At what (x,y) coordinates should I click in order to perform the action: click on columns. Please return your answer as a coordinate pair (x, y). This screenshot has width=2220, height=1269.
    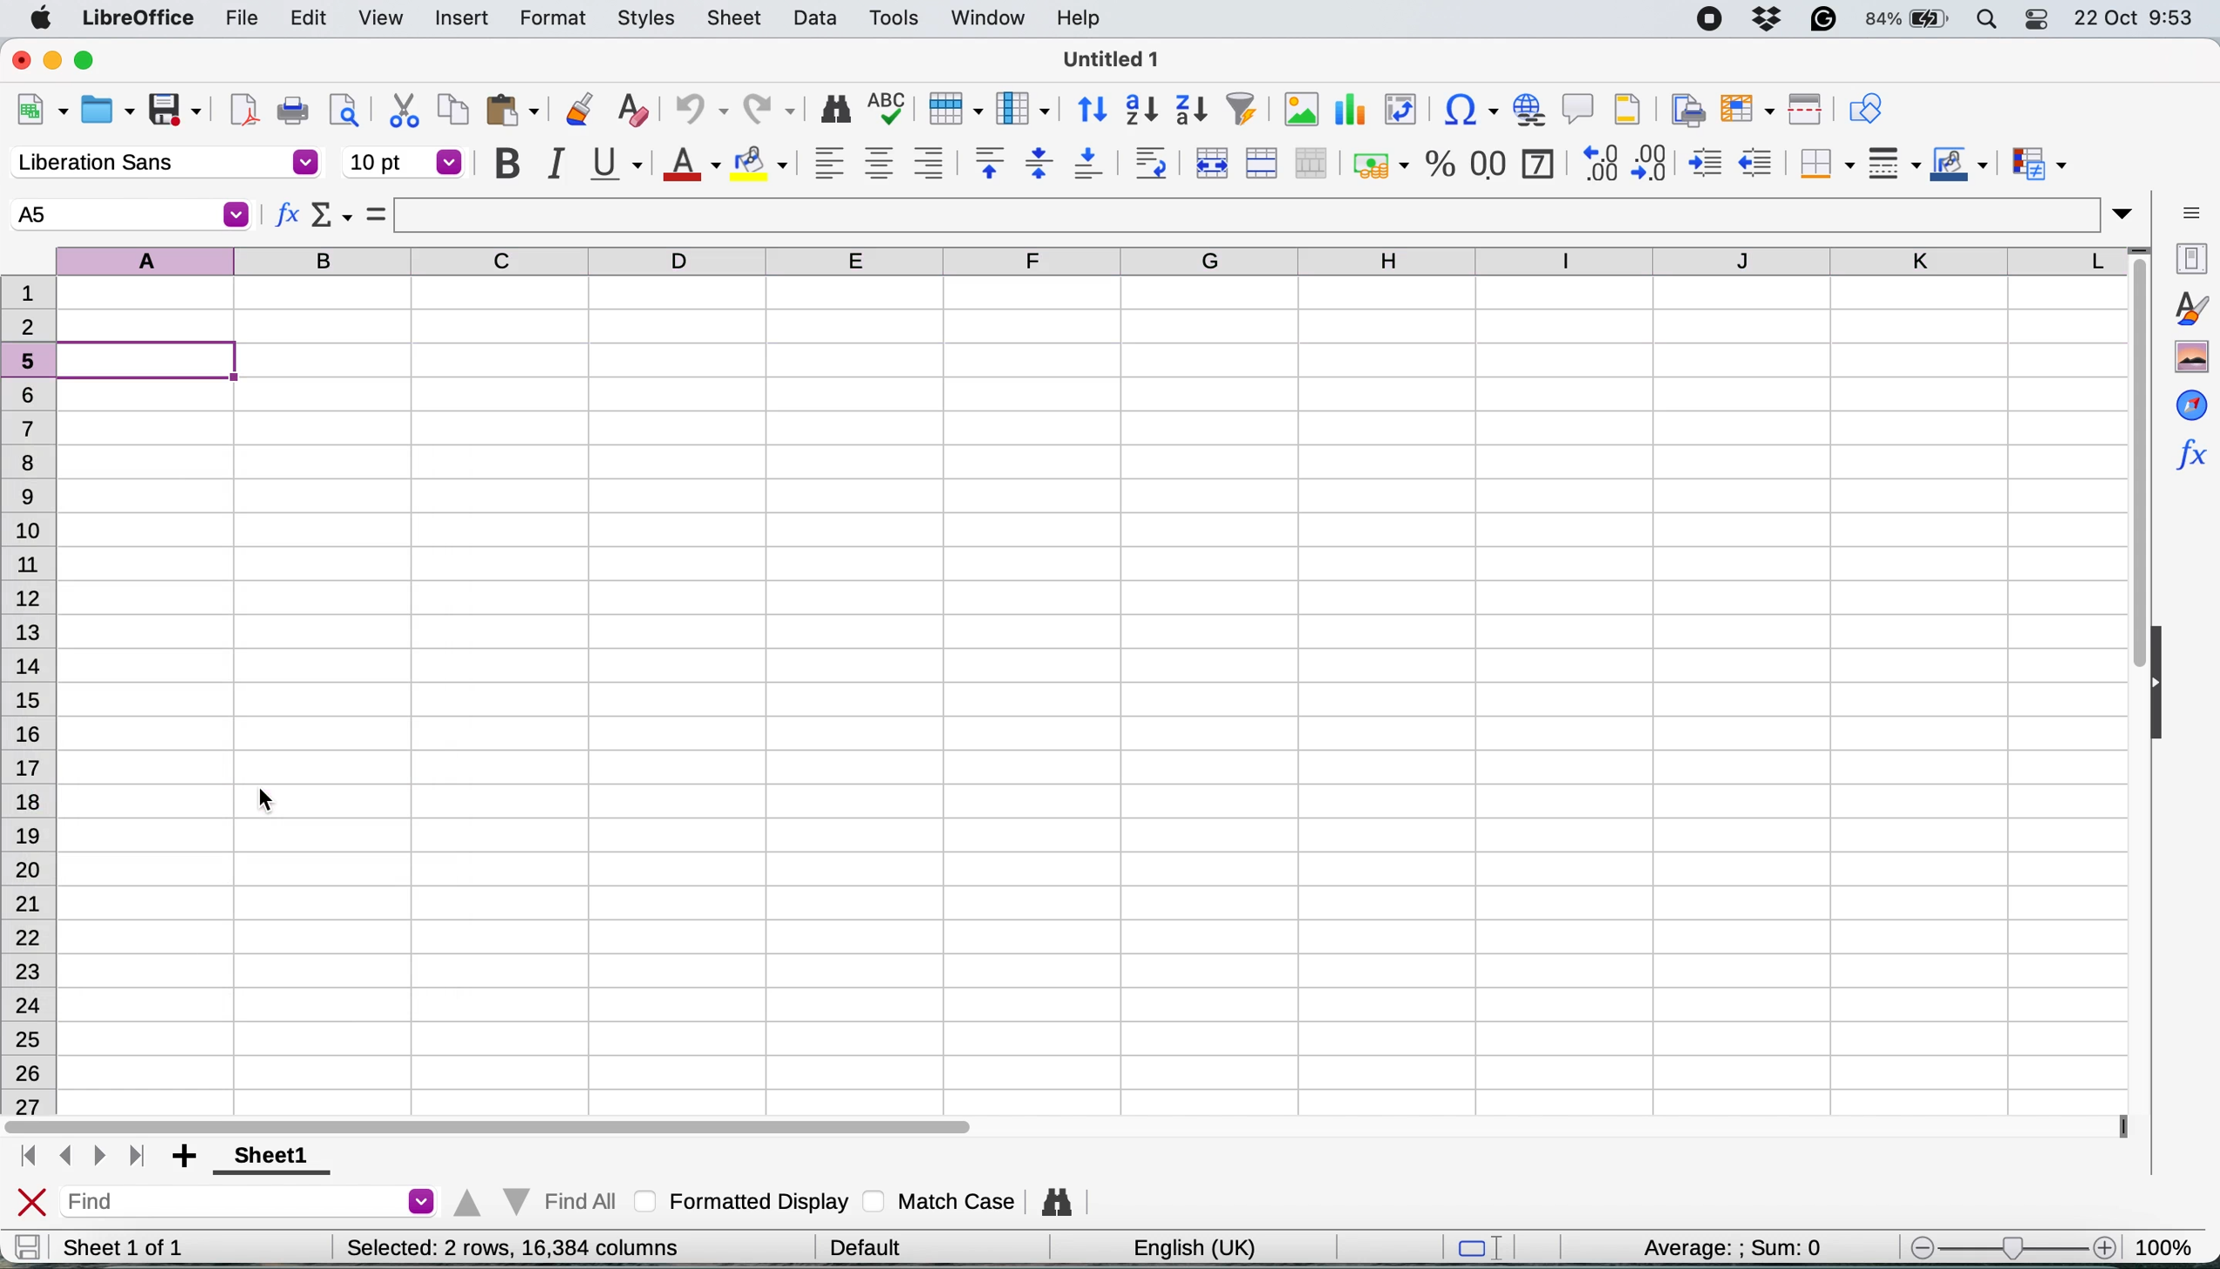
    Looking at the image, I should click on (1095, 258).